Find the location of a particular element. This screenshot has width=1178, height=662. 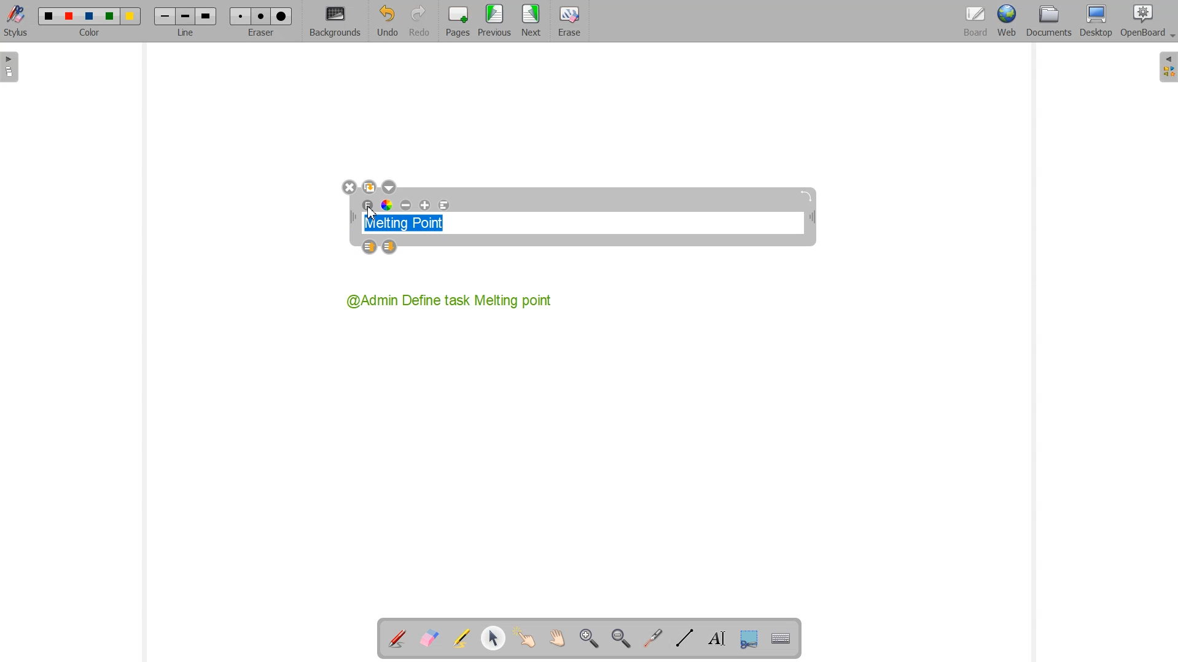

Zoom Out is located at coordinates (620, 638).